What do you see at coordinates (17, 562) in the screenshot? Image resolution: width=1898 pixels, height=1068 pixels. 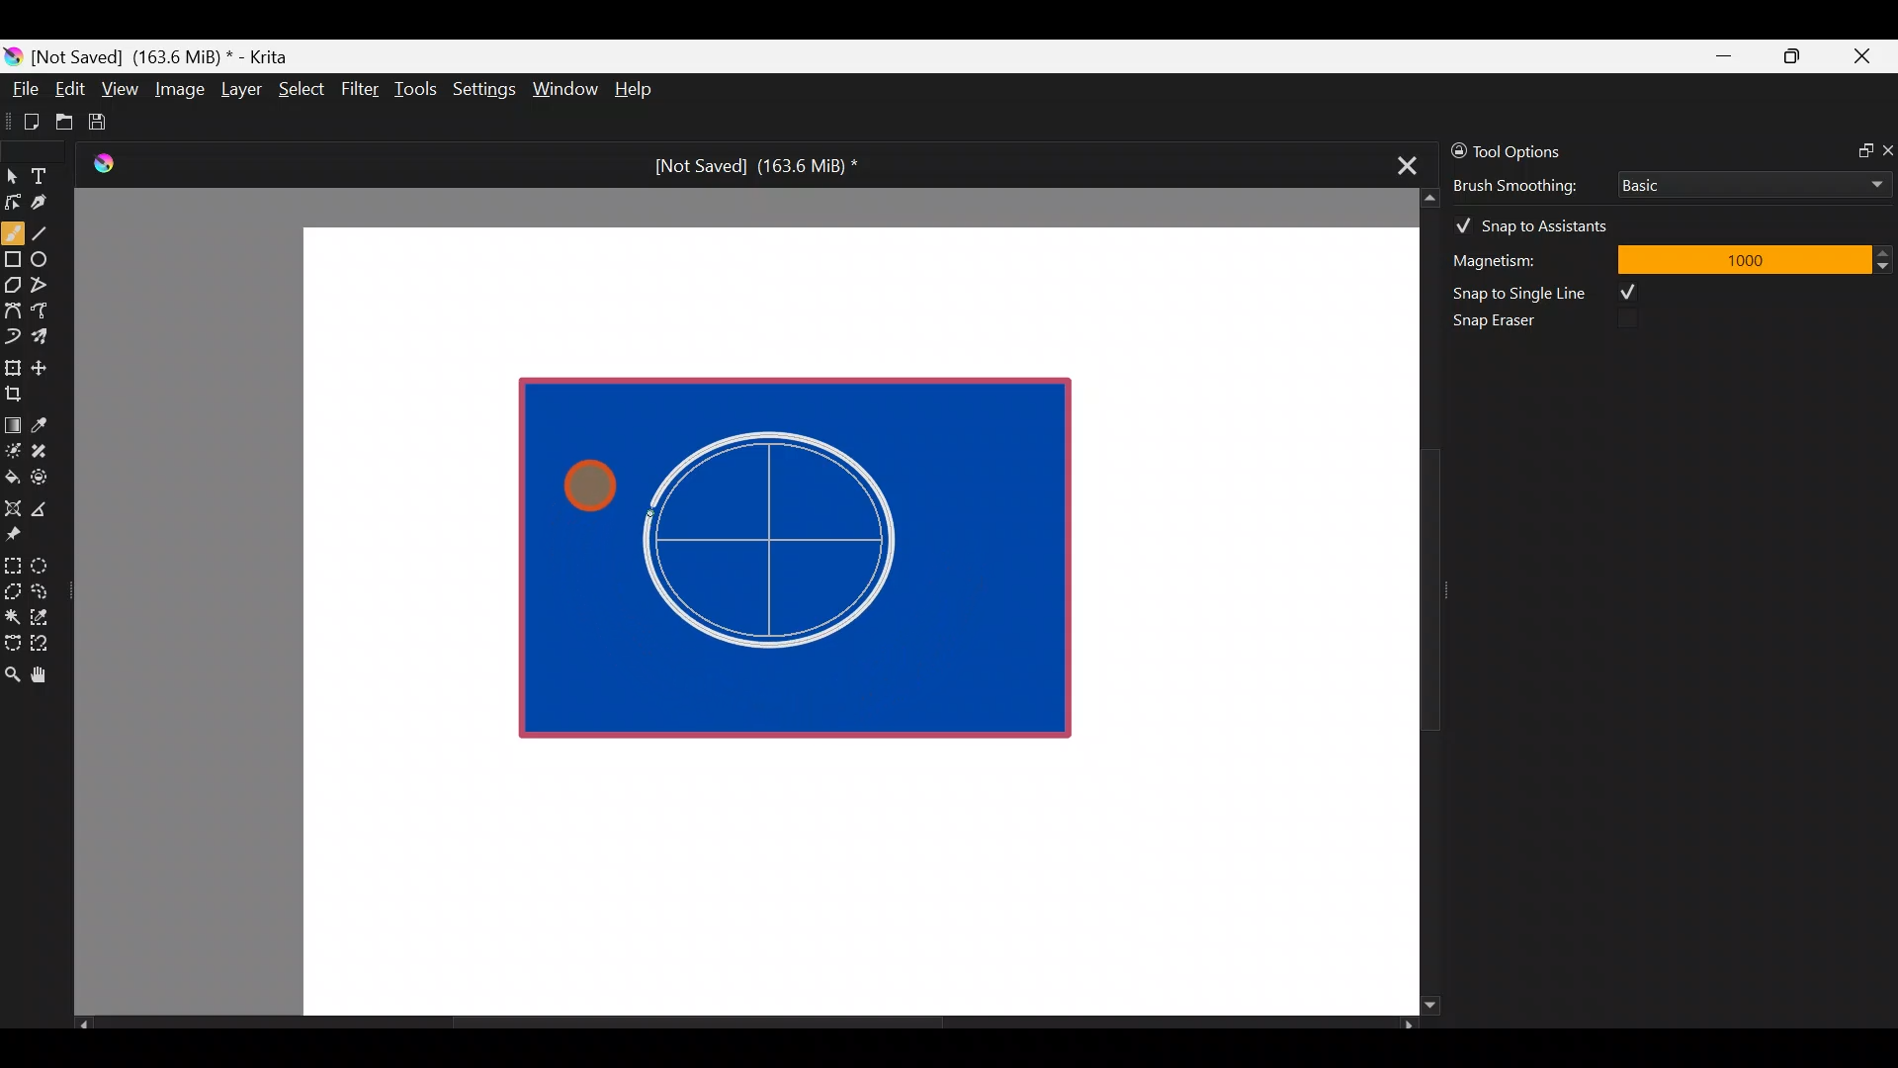 I see `Rectangular selection tool` at bounding box center [17, 562].